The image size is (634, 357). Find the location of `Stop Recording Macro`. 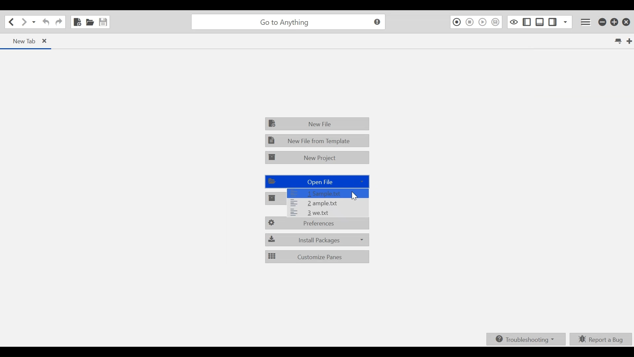

Stop Recording Macro is located at coordinates (470, 22).